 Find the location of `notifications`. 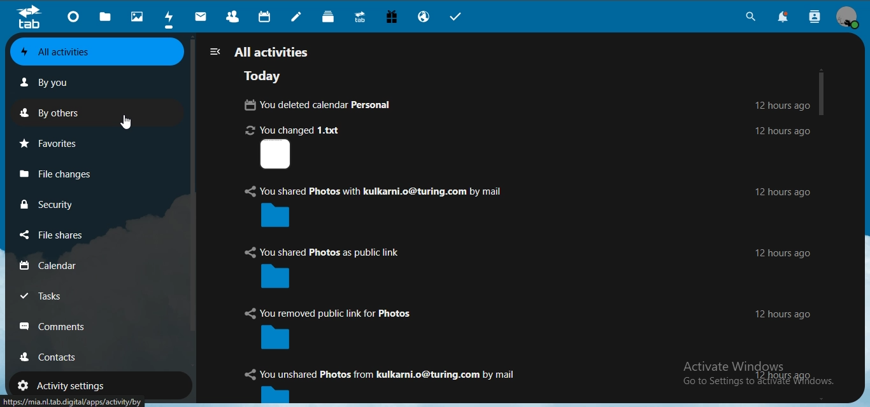

notifications is located at coordinates (781, 17).